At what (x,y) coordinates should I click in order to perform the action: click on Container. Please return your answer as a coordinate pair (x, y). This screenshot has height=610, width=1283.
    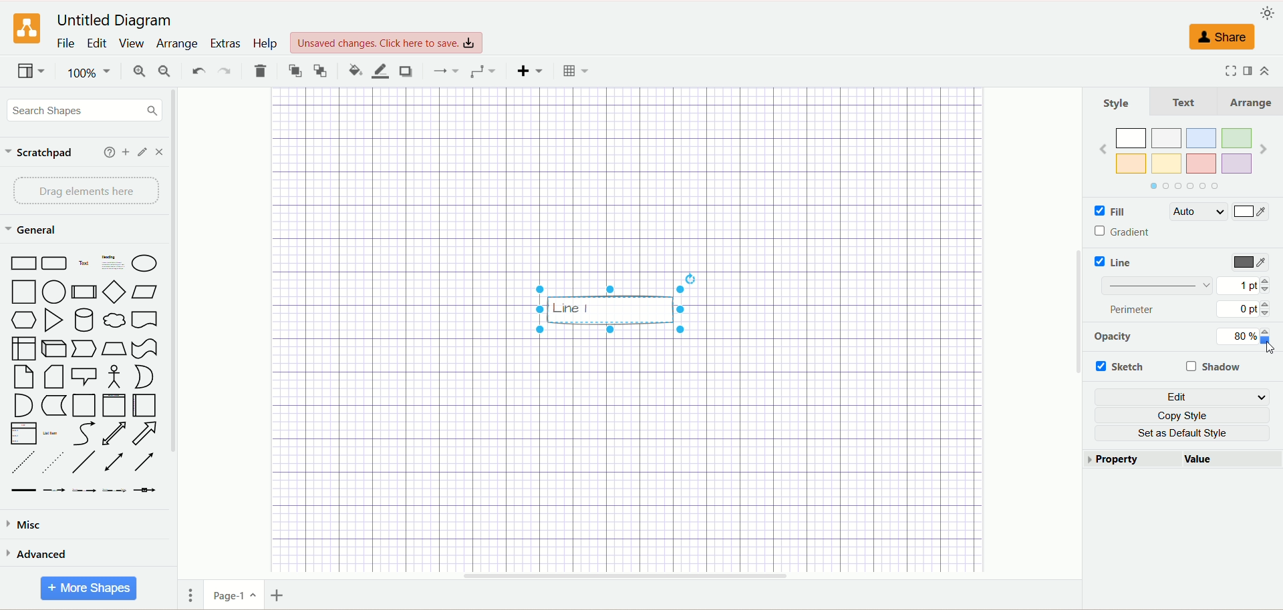
    Looking at the image, I should click on (84, 406).